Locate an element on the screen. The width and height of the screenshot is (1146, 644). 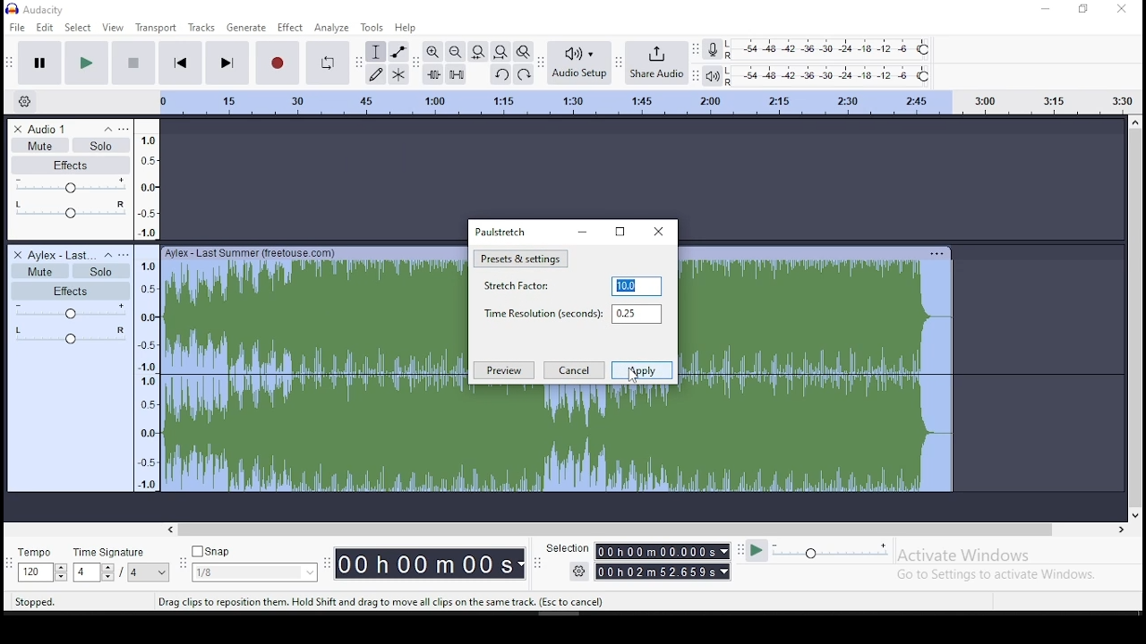
zoom toggle is located at coordinates (524, 52).